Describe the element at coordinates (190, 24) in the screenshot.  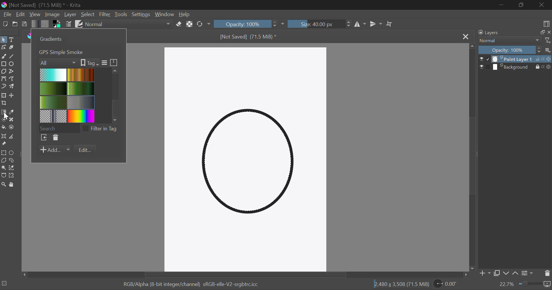
I see `Lock Alpha` at that location.